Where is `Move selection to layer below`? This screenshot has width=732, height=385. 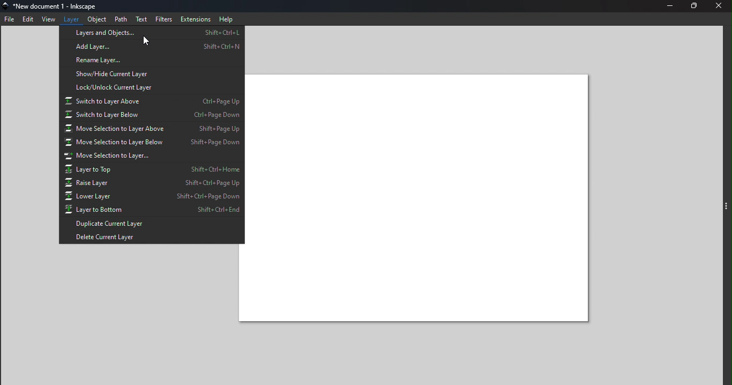
Move selection to layer below is located at coordinates (151, 143).